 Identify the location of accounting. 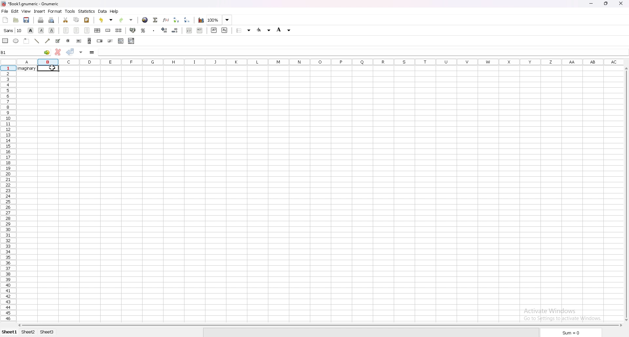
(133, 31).